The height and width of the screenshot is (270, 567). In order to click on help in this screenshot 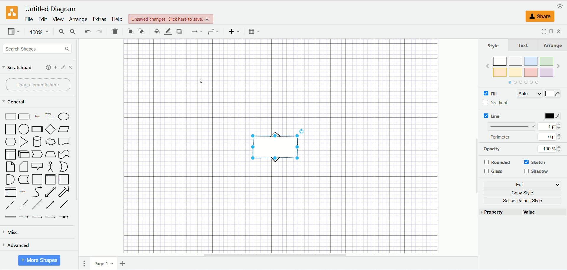, I will do `click(118, 19)`.